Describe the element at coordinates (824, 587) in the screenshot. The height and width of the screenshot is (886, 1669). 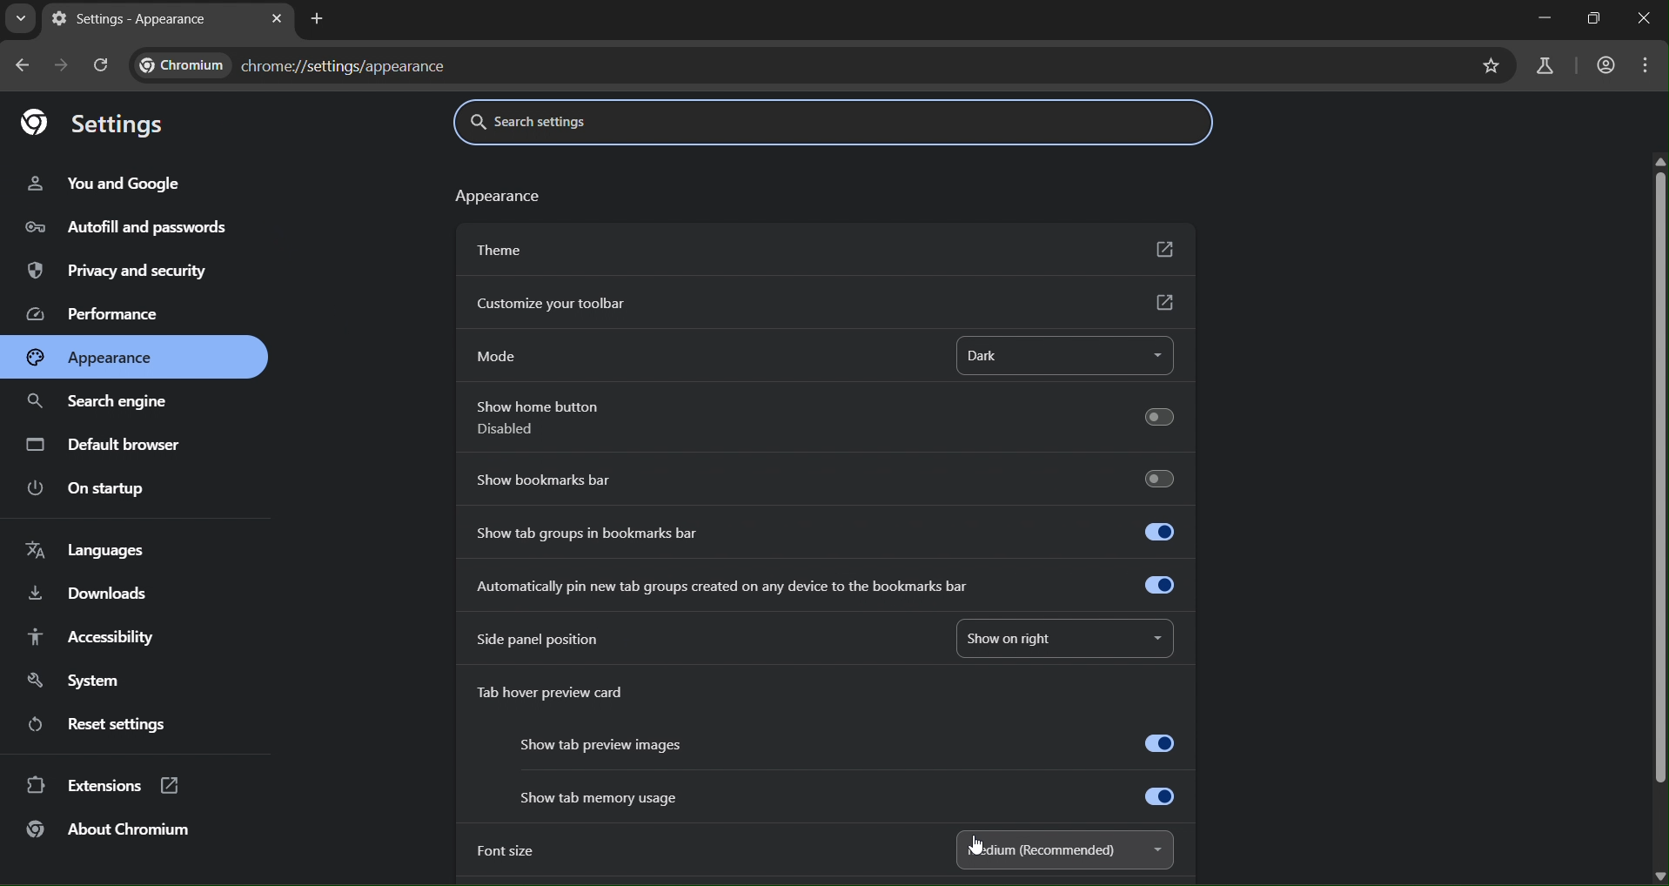
I see `automatically pin new tab created on any device to the bookmarks bar` at that location.